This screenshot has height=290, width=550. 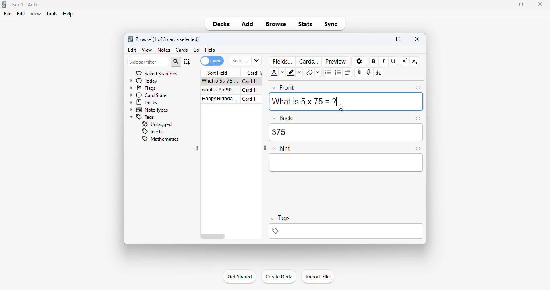 I want to click on What is 5 x 75=?, so click(x=303, y=101).